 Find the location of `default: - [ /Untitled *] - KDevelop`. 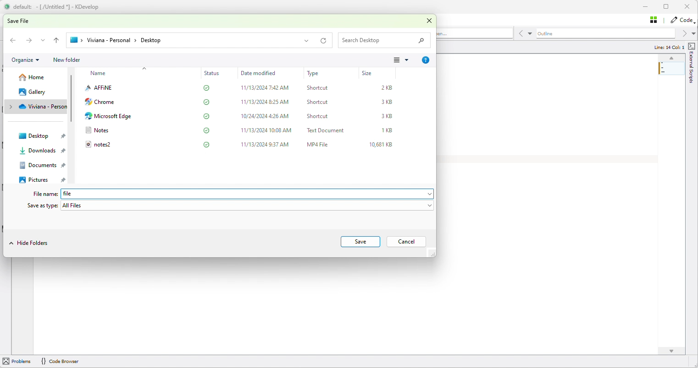

default: - [ /Untitled *] - KDevelop is located at coordinates (63, 6).